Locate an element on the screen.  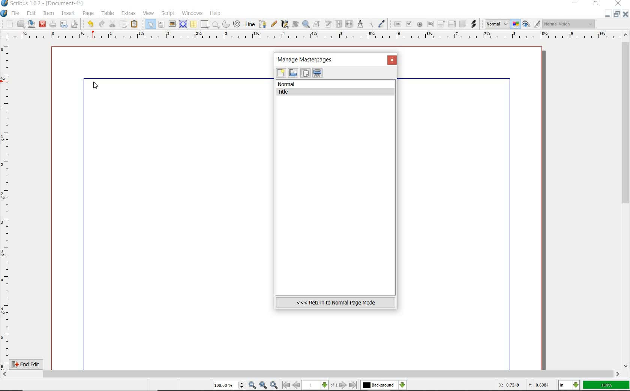
new is located at coordinates (281, 74).